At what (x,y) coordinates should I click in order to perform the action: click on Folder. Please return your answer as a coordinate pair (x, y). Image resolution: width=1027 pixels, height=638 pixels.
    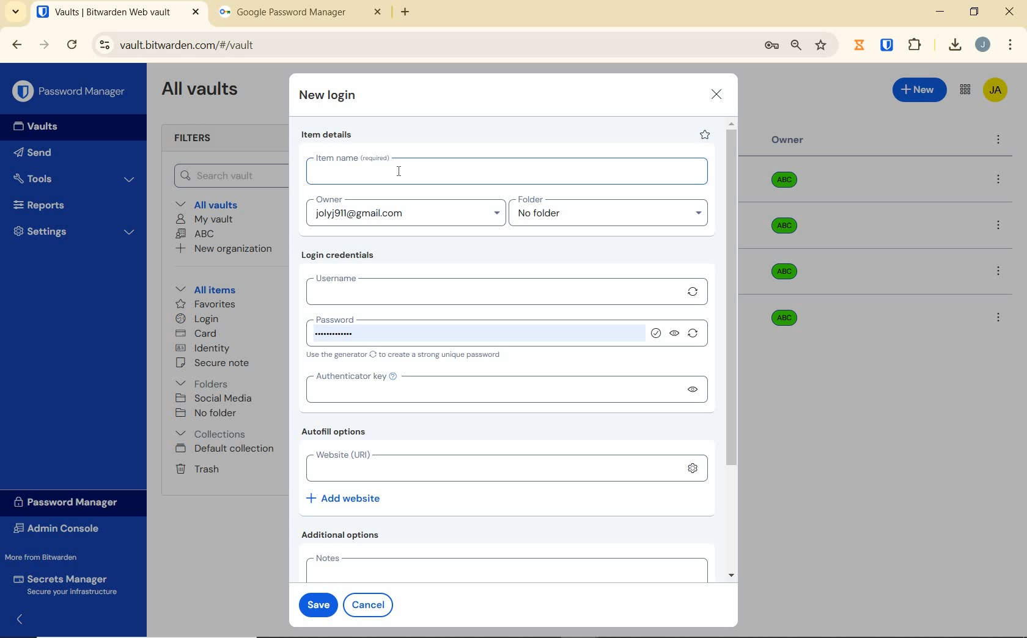
    Looking at the image, I should click on (609, 213).